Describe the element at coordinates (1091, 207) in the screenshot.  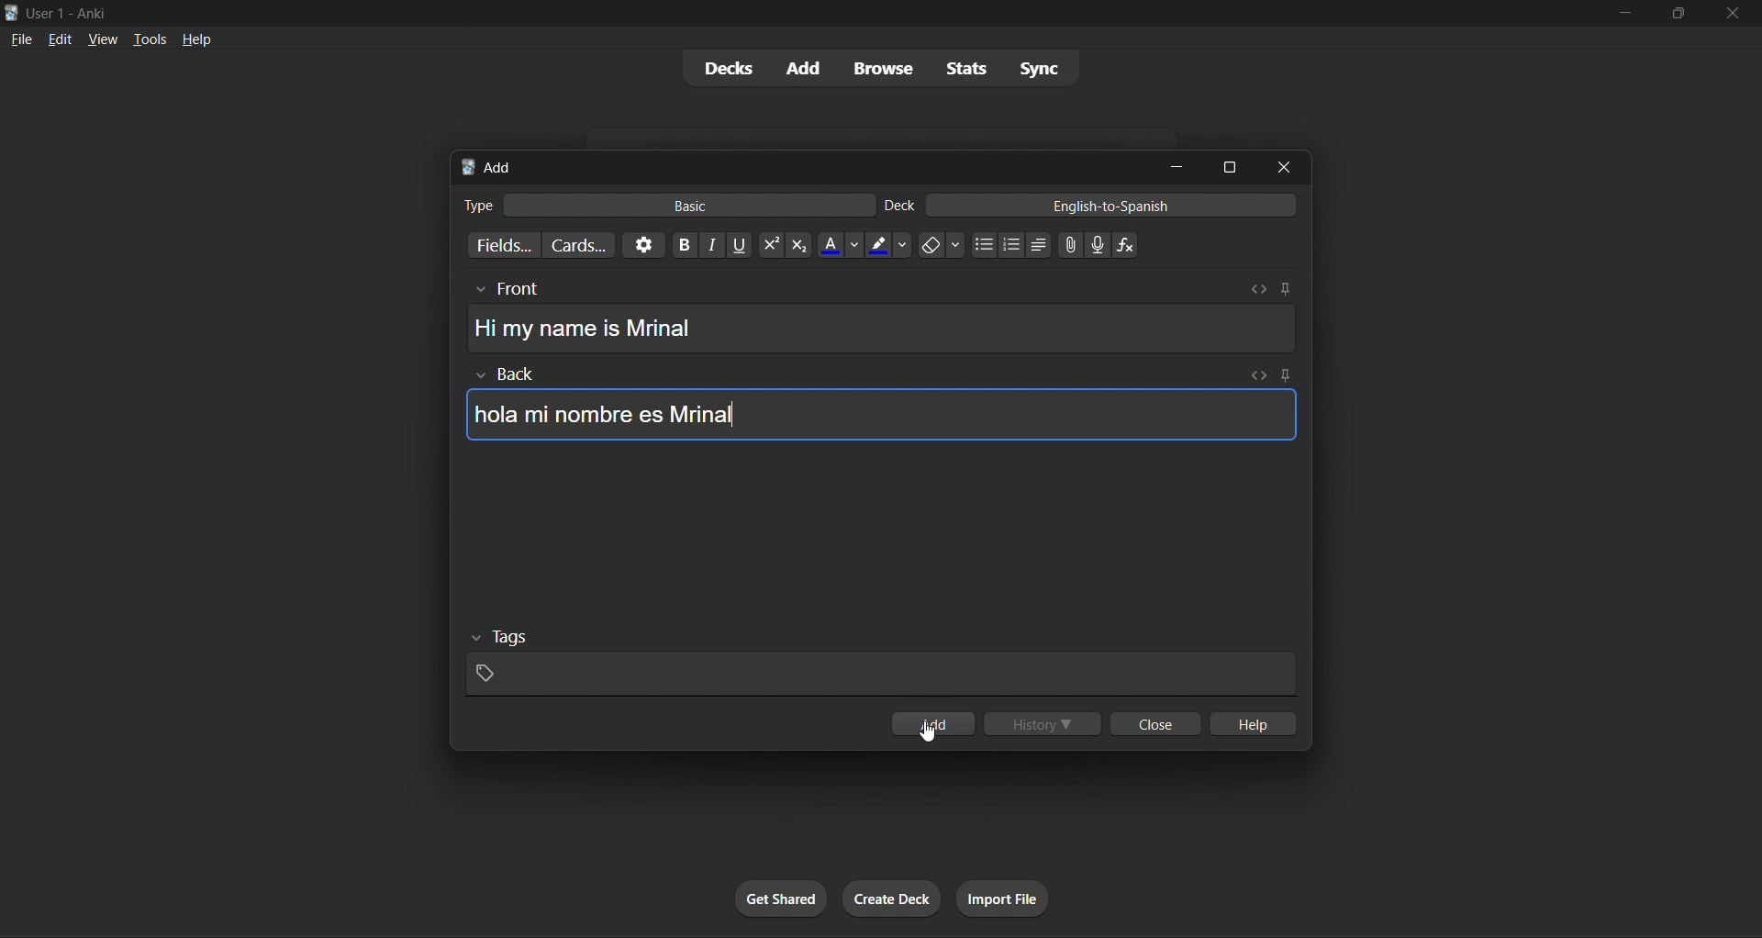
I see `english-to-spanish deck` at that location.